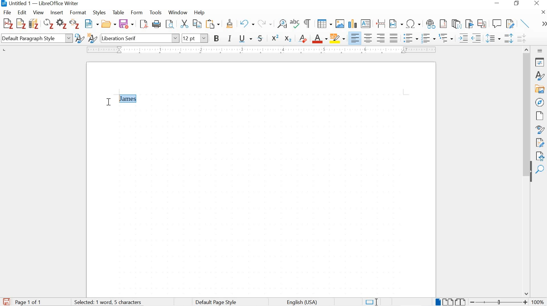  What do you see at coordinates (303, 38) in the screenshot?
I see `clear direct formatting` at bounding box center [303, 38].